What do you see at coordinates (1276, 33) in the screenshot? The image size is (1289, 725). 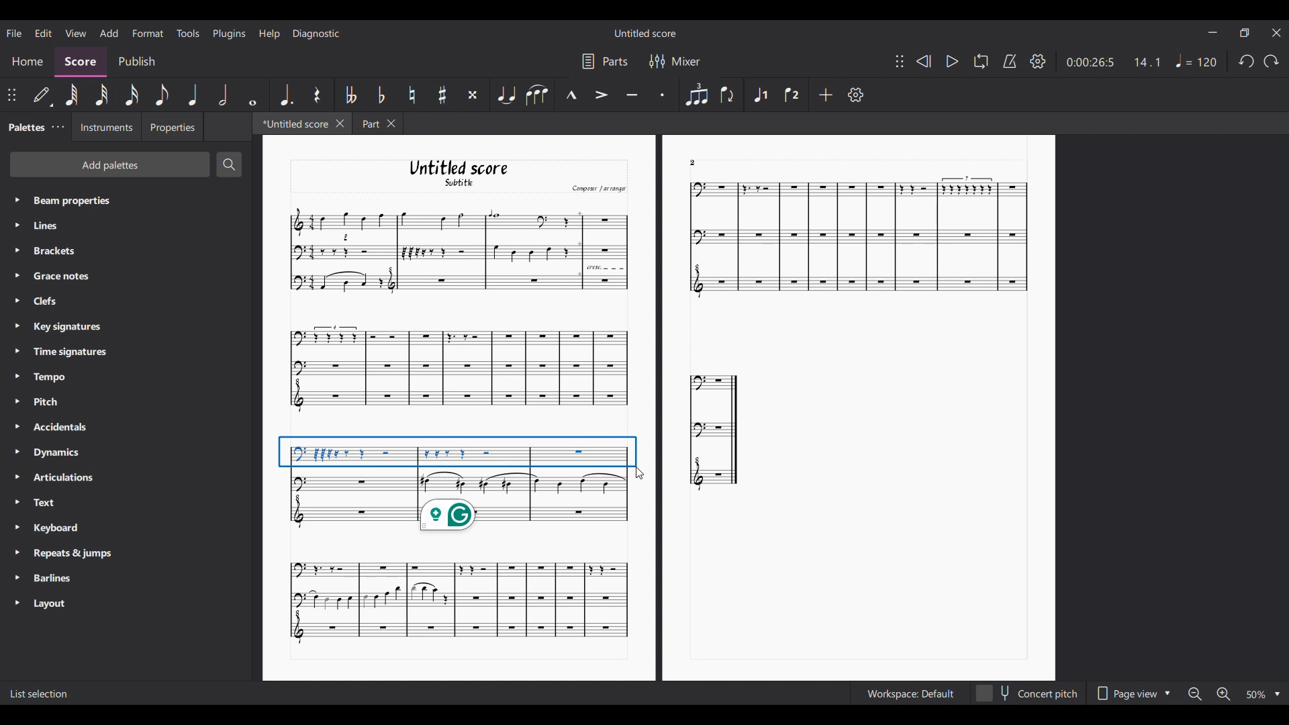 I see `Close interface` at bounding box center [1276, 33].